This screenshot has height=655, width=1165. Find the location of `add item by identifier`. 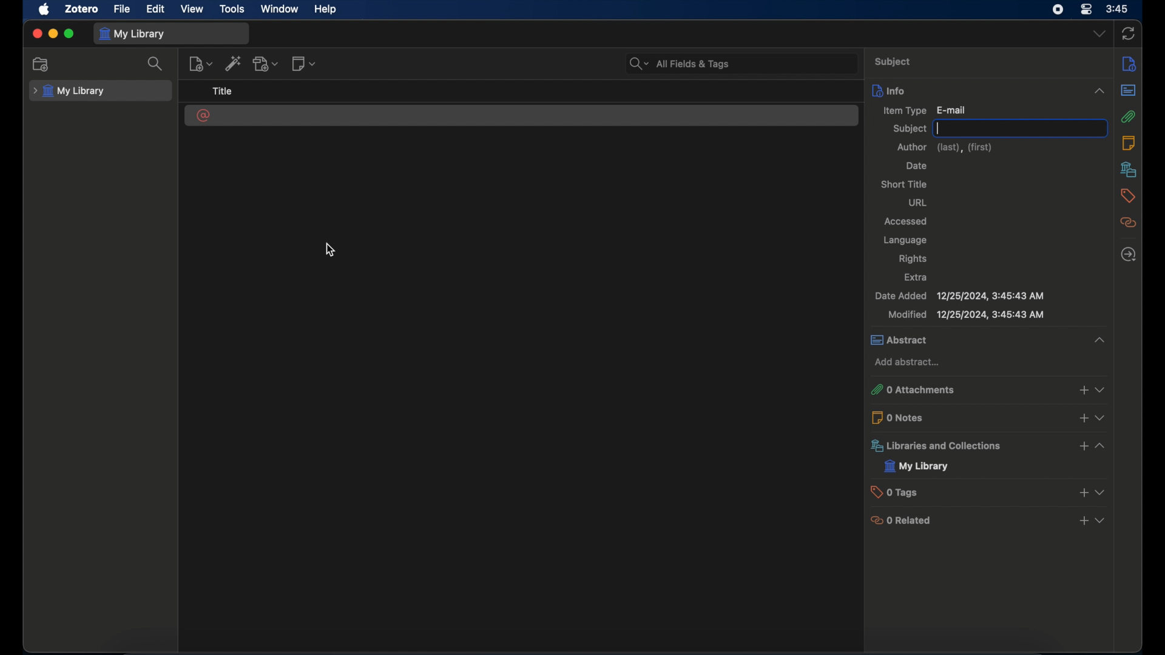

add item by identifier is located at coordinates (234, 65).